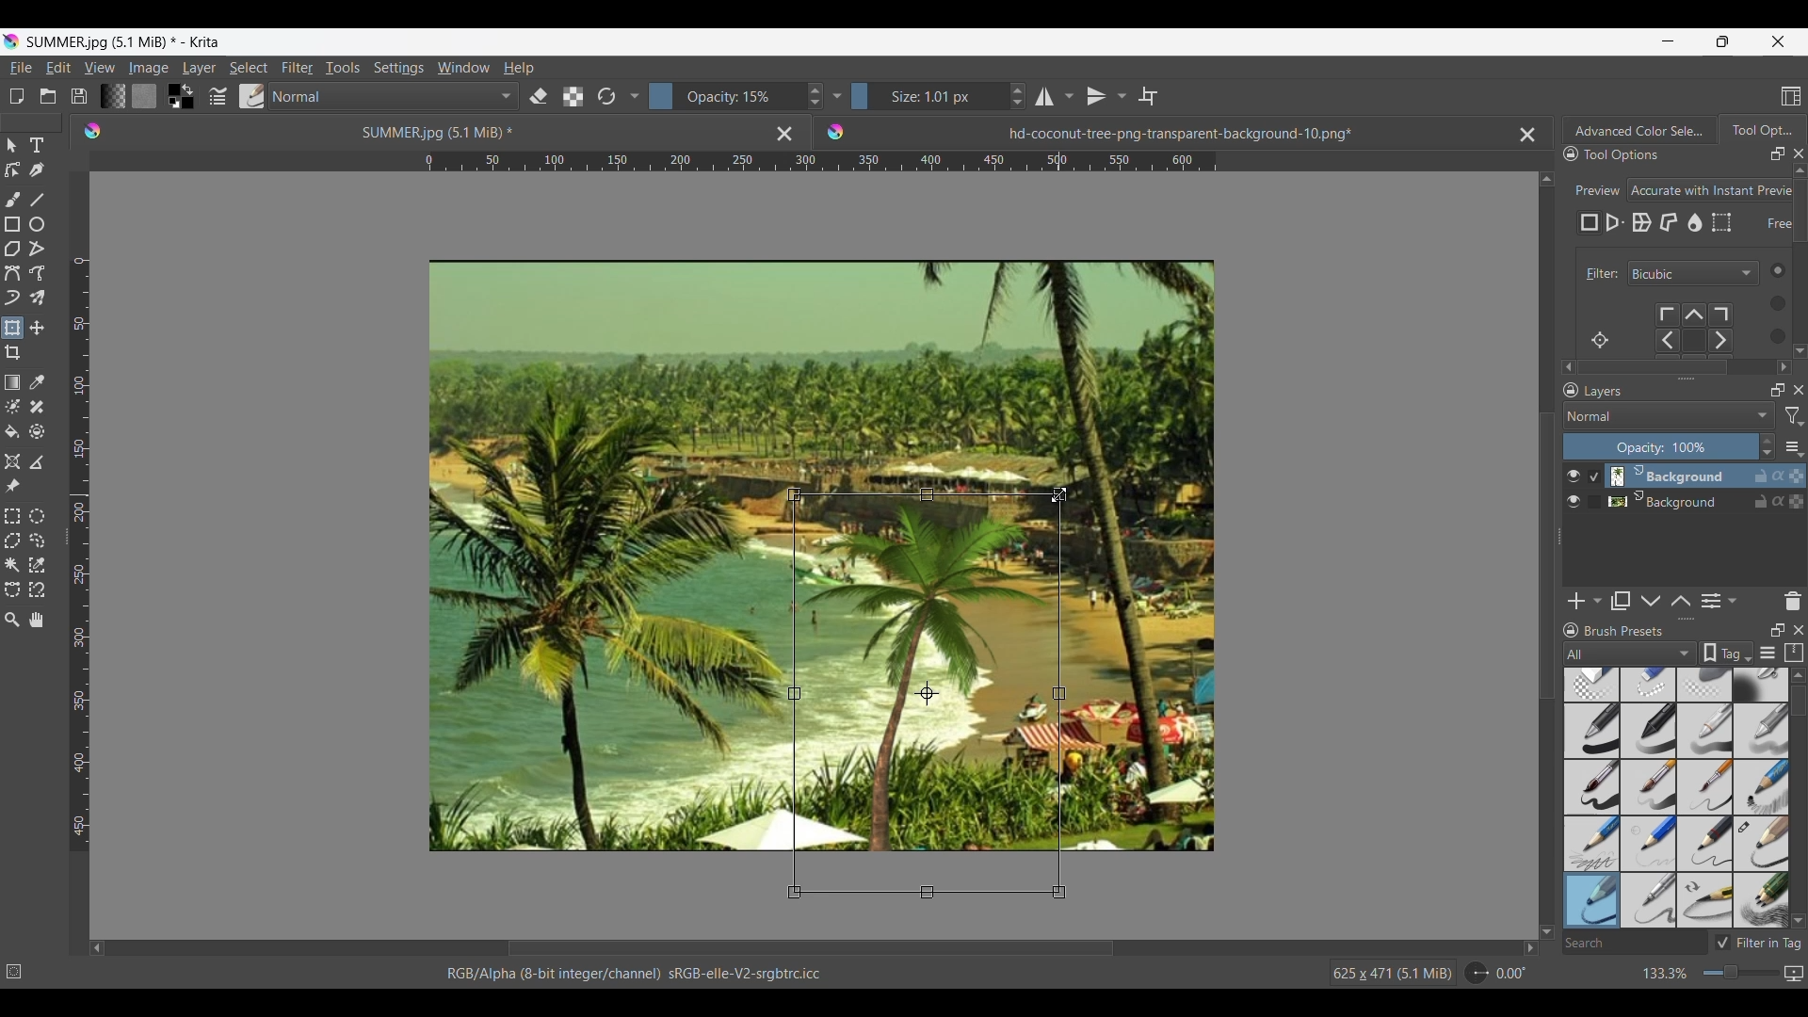 This screenshot has width=1808, height=1017. Describe the element at coordinates (1571, 154) in the screenshot. I see `Lock docker inputs` at that location.